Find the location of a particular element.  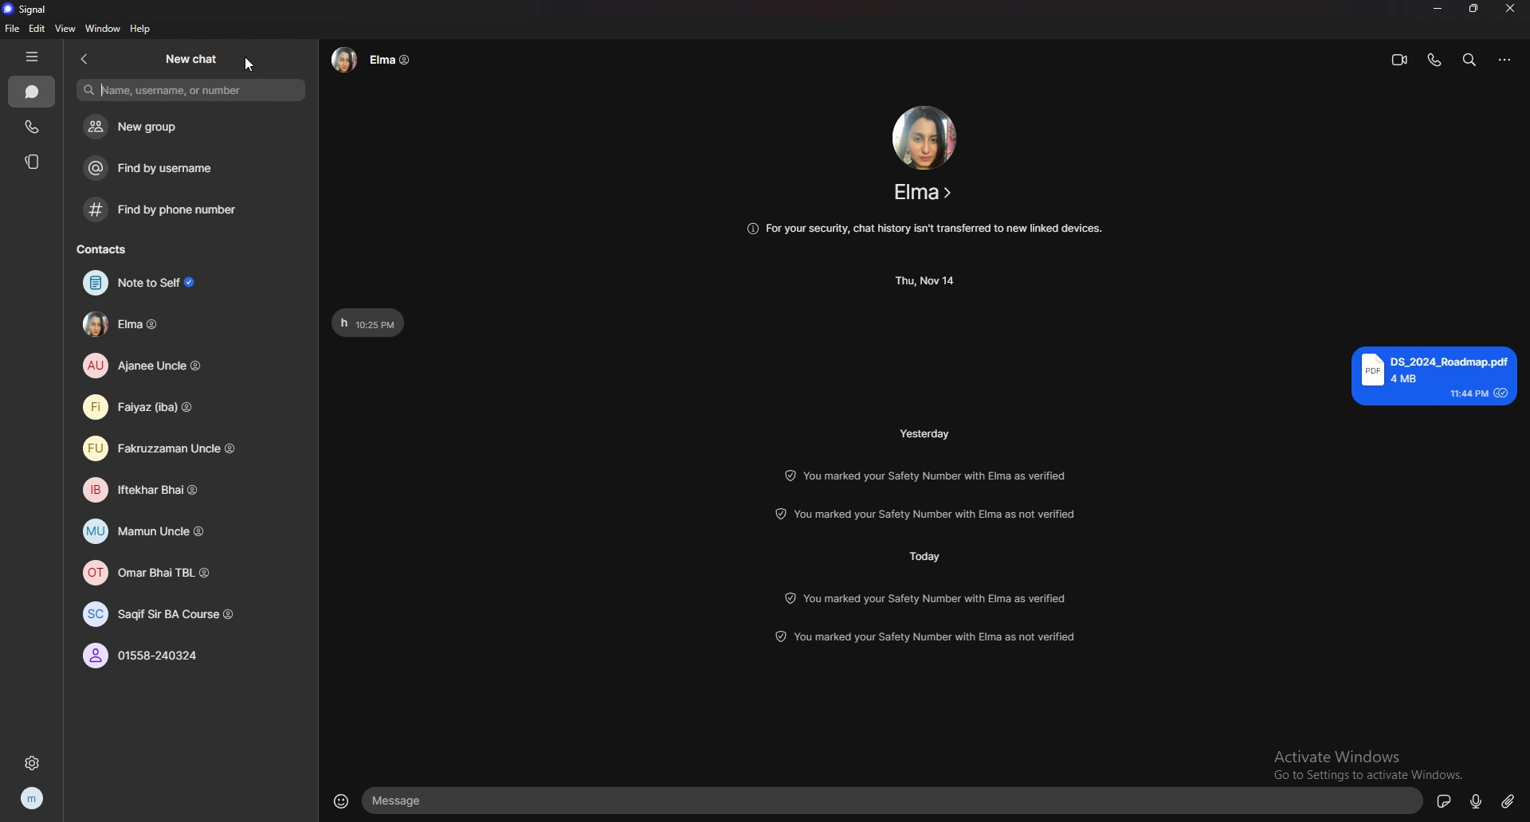

find by phone number is located at coordinates (178, 209).